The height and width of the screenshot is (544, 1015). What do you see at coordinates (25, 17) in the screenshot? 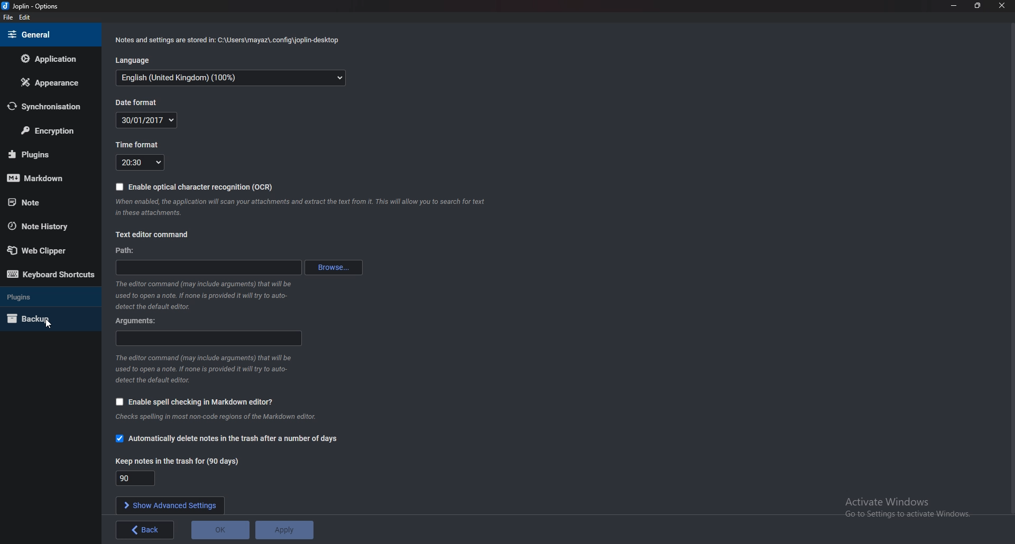
I see `edit` at bounding box center [25, 17].